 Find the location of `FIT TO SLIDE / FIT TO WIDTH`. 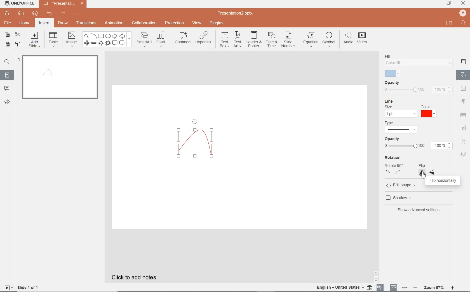

FIT TO SLIDE / FIT TO WIDTH is located at coordinates (399, 287).